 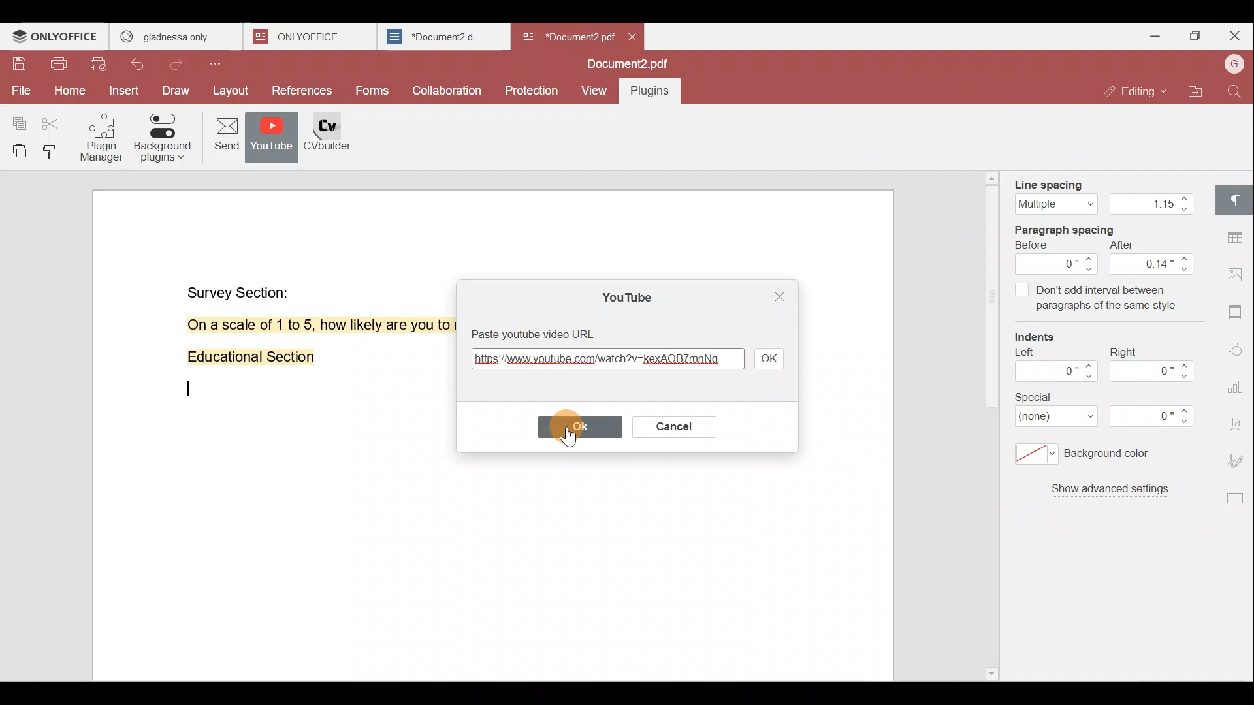 What do you see at coordinates (632, 65) in the screenshot?
I see `Document name` at bounding box center [632, 65].